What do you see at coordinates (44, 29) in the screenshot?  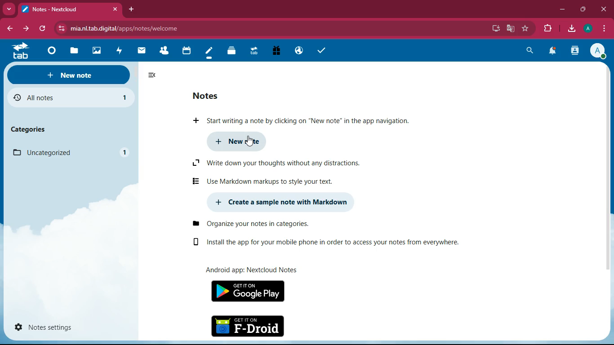 I see `refresh` at bounding box center [44, 29].